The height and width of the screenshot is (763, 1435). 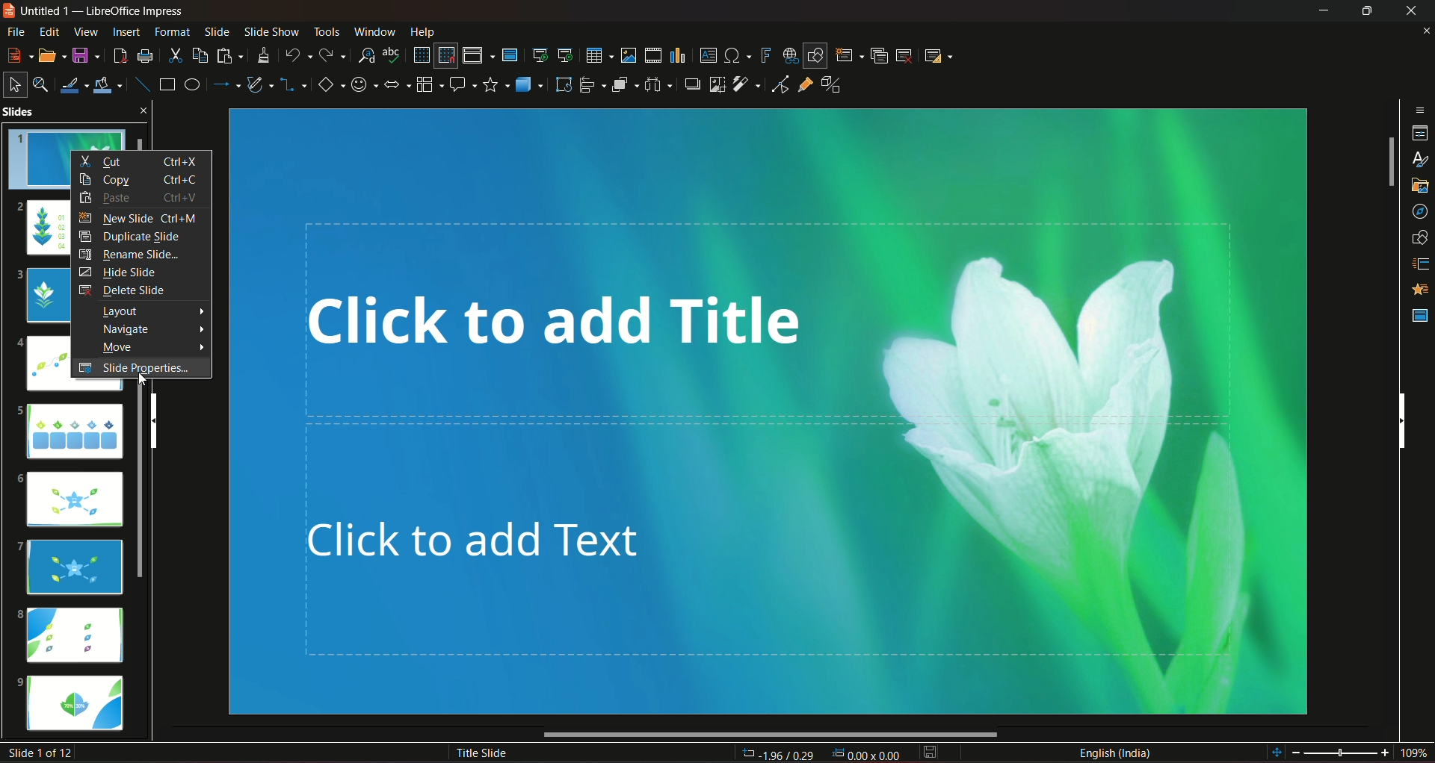 What do you see at coordinates (1364, 11) in the screenshot?
I see `hide` at bounding box center [1364, 11].